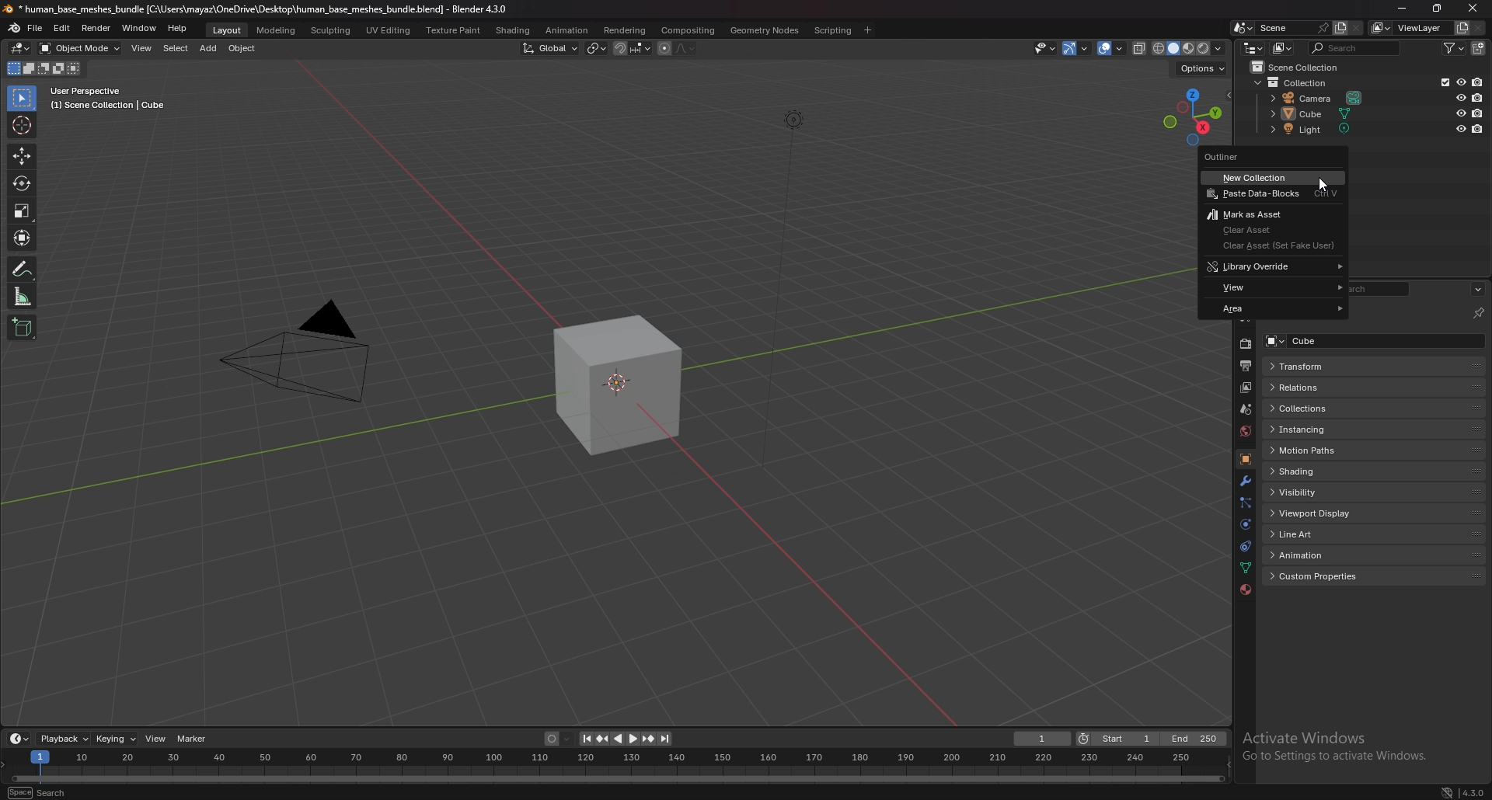 Image resolution: width=1492 pixels, height=800 pixels. Describe the element at coordinates (1460, 128) in the screenshot. I see `hide in viewport` at that location.